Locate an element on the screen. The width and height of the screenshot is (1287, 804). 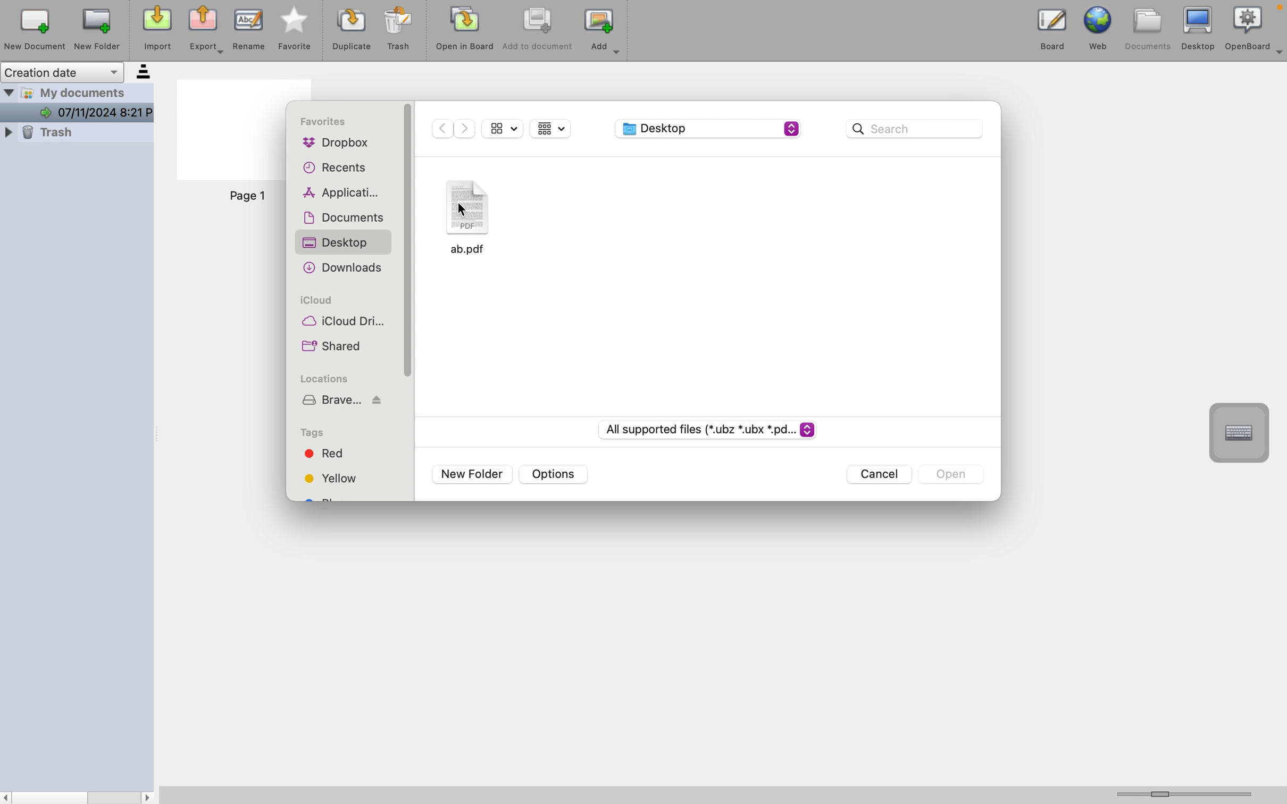
display options is located at coordinates (503, 129).